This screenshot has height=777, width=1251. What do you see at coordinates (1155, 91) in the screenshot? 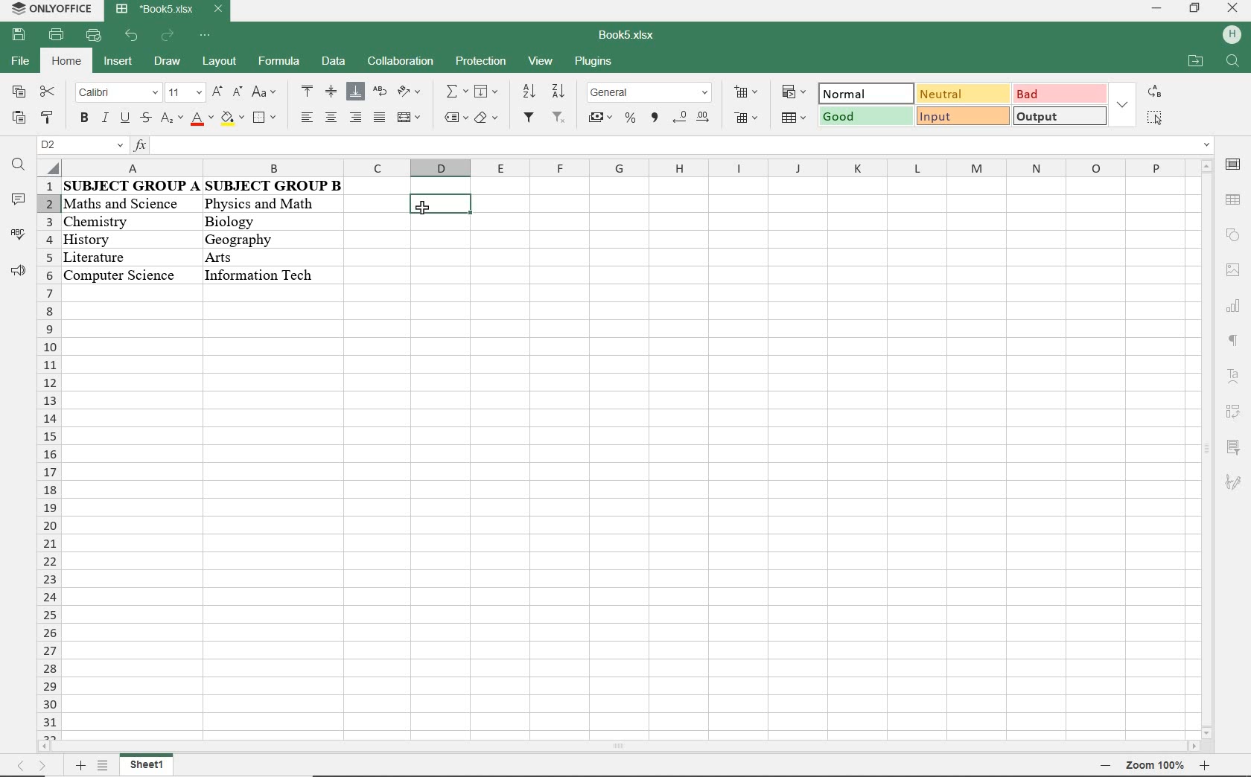
I see `replace` at bounding box center [1155, 91].